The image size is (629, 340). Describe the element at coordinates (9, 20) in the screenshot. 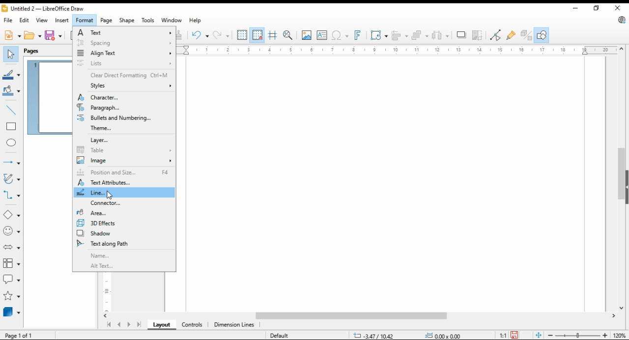

I see `file` at that location.